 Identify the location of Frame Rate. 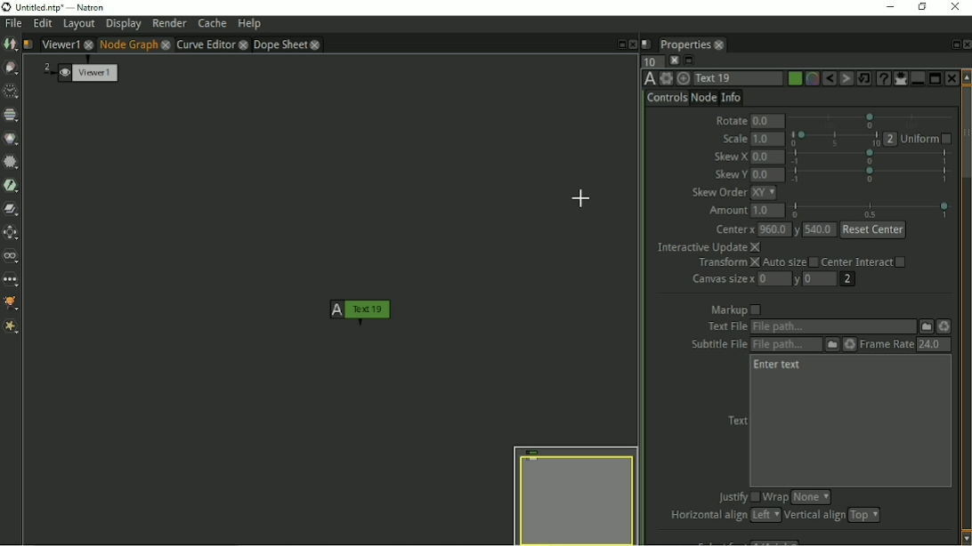
(887, 345).